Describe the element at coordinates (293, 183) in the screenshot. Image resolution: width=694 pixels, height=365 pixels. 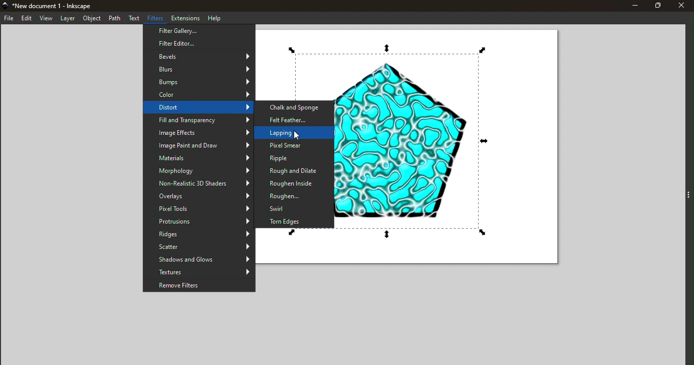
I see `Roughen Inside` at that location.